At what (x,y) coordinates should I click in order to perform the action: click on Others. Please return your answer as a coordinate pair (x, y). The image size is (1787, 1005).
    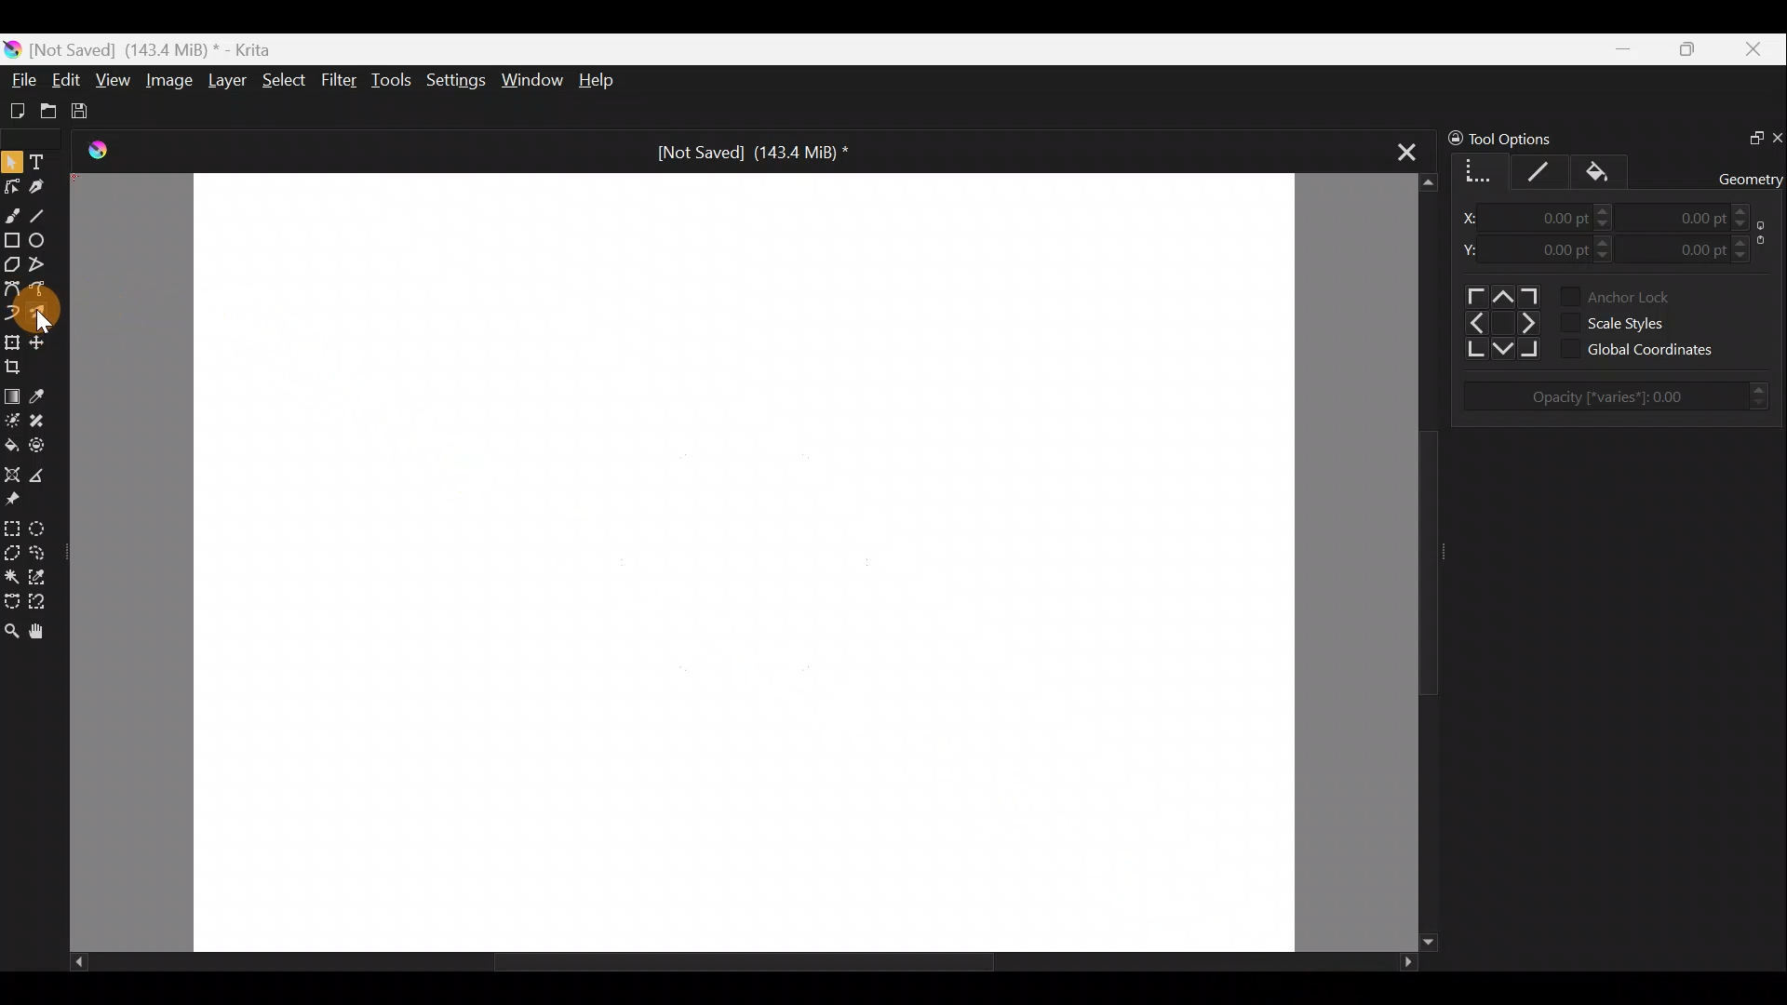
    Looking at the image, I should click on (1498, 321).